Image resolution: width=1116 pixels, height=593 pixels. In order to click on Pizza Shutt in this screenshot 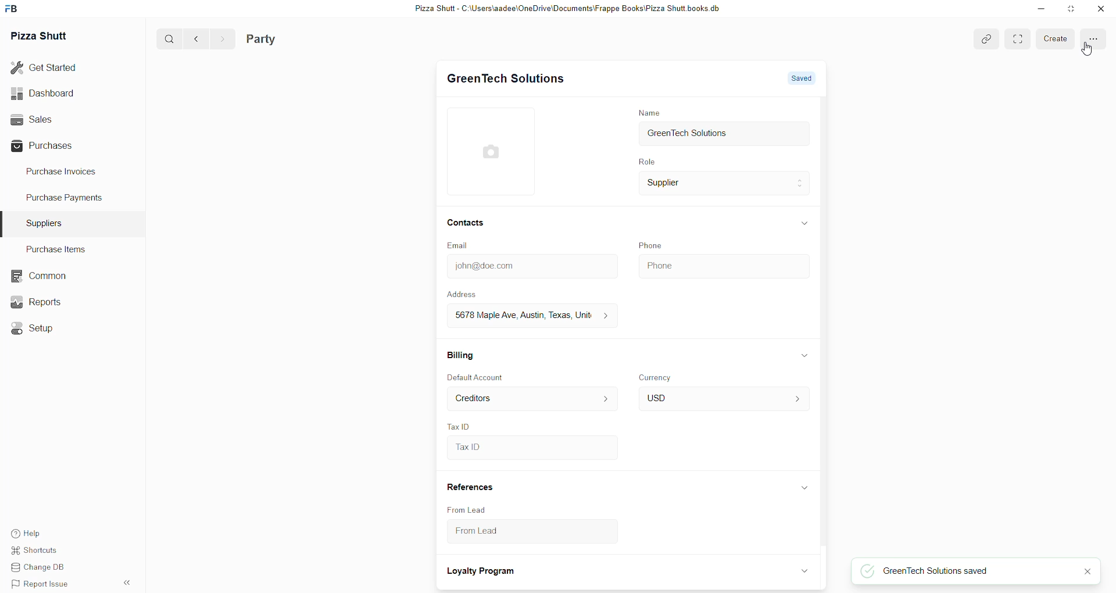, I will do `click(43, 36)`.